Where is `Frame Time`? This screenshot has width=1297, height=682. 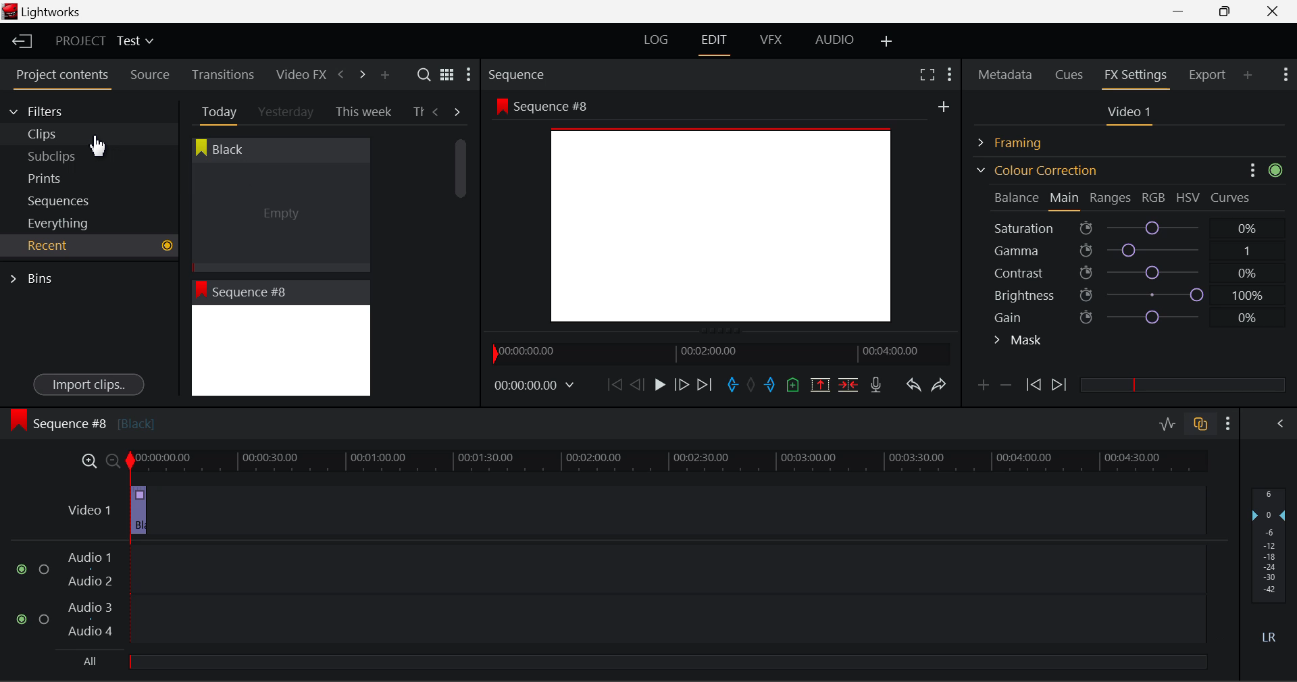
Frame Time is located at coordinates (535, 386).